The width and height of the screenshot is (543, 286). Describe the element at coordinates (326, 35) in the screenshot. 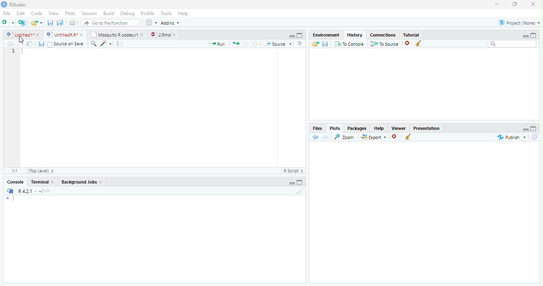

I see `Environment` at that location.